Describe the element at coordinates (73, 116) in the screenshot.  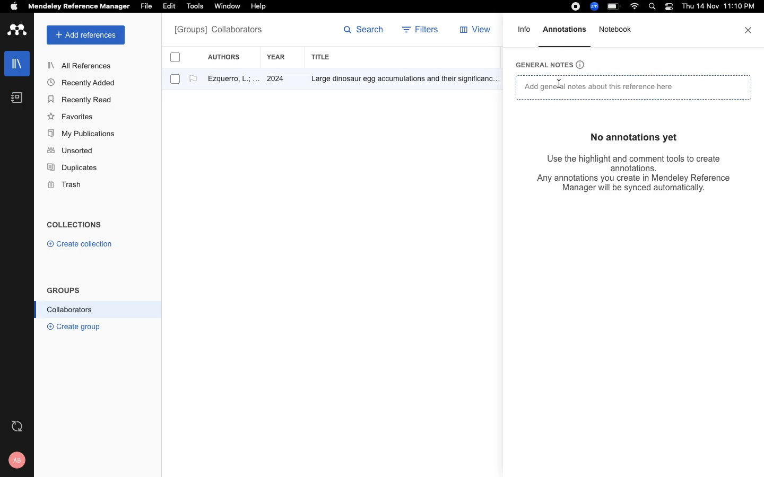
I see `Favorites` at that location.